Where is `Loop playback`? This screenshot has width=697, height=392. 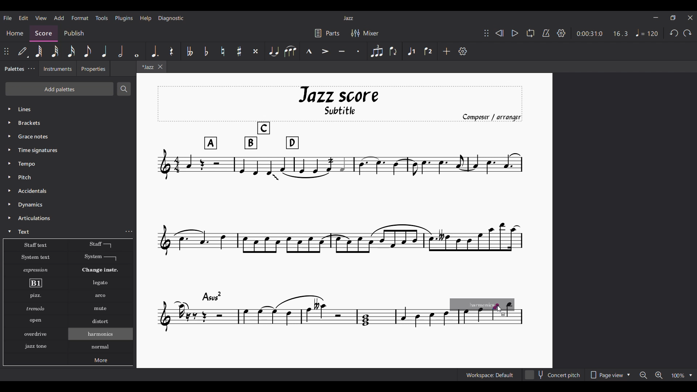 Loop playback is located at coordinates (531, 33).